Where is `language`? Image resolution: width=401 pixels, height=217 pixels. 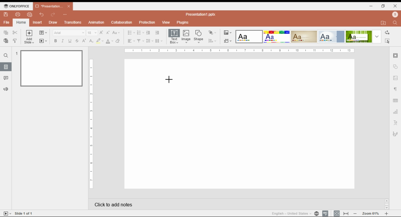 language is located at coordinates (291, 214).